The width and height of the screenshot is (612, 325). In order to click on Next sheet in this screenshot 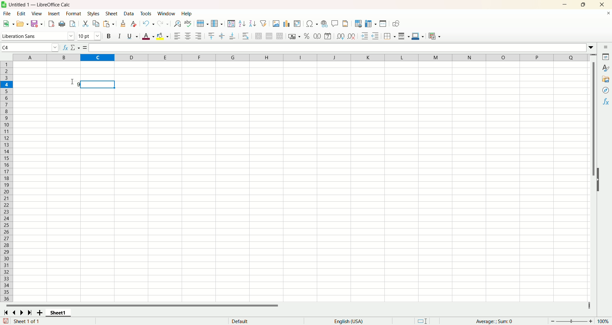, I will do `click(23, 313)`.